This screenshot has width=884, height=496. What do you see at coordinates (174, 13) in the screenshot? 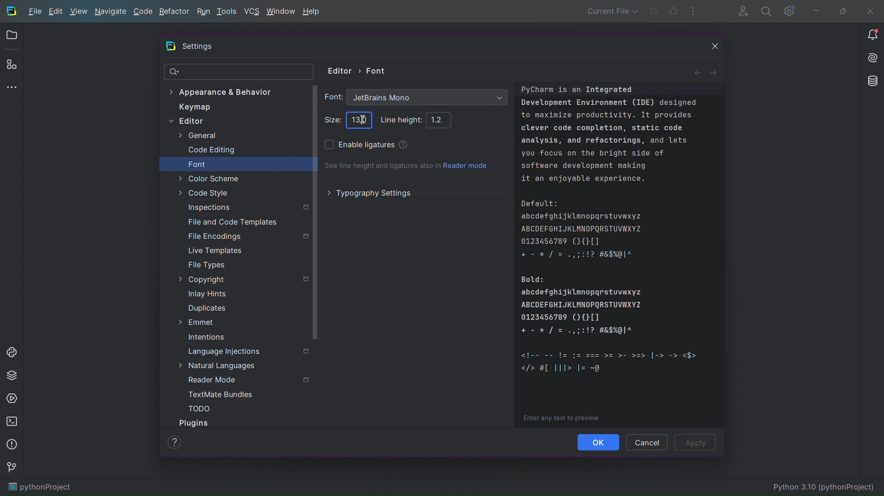
I see `Refactor` at bounding box center [174, 13].